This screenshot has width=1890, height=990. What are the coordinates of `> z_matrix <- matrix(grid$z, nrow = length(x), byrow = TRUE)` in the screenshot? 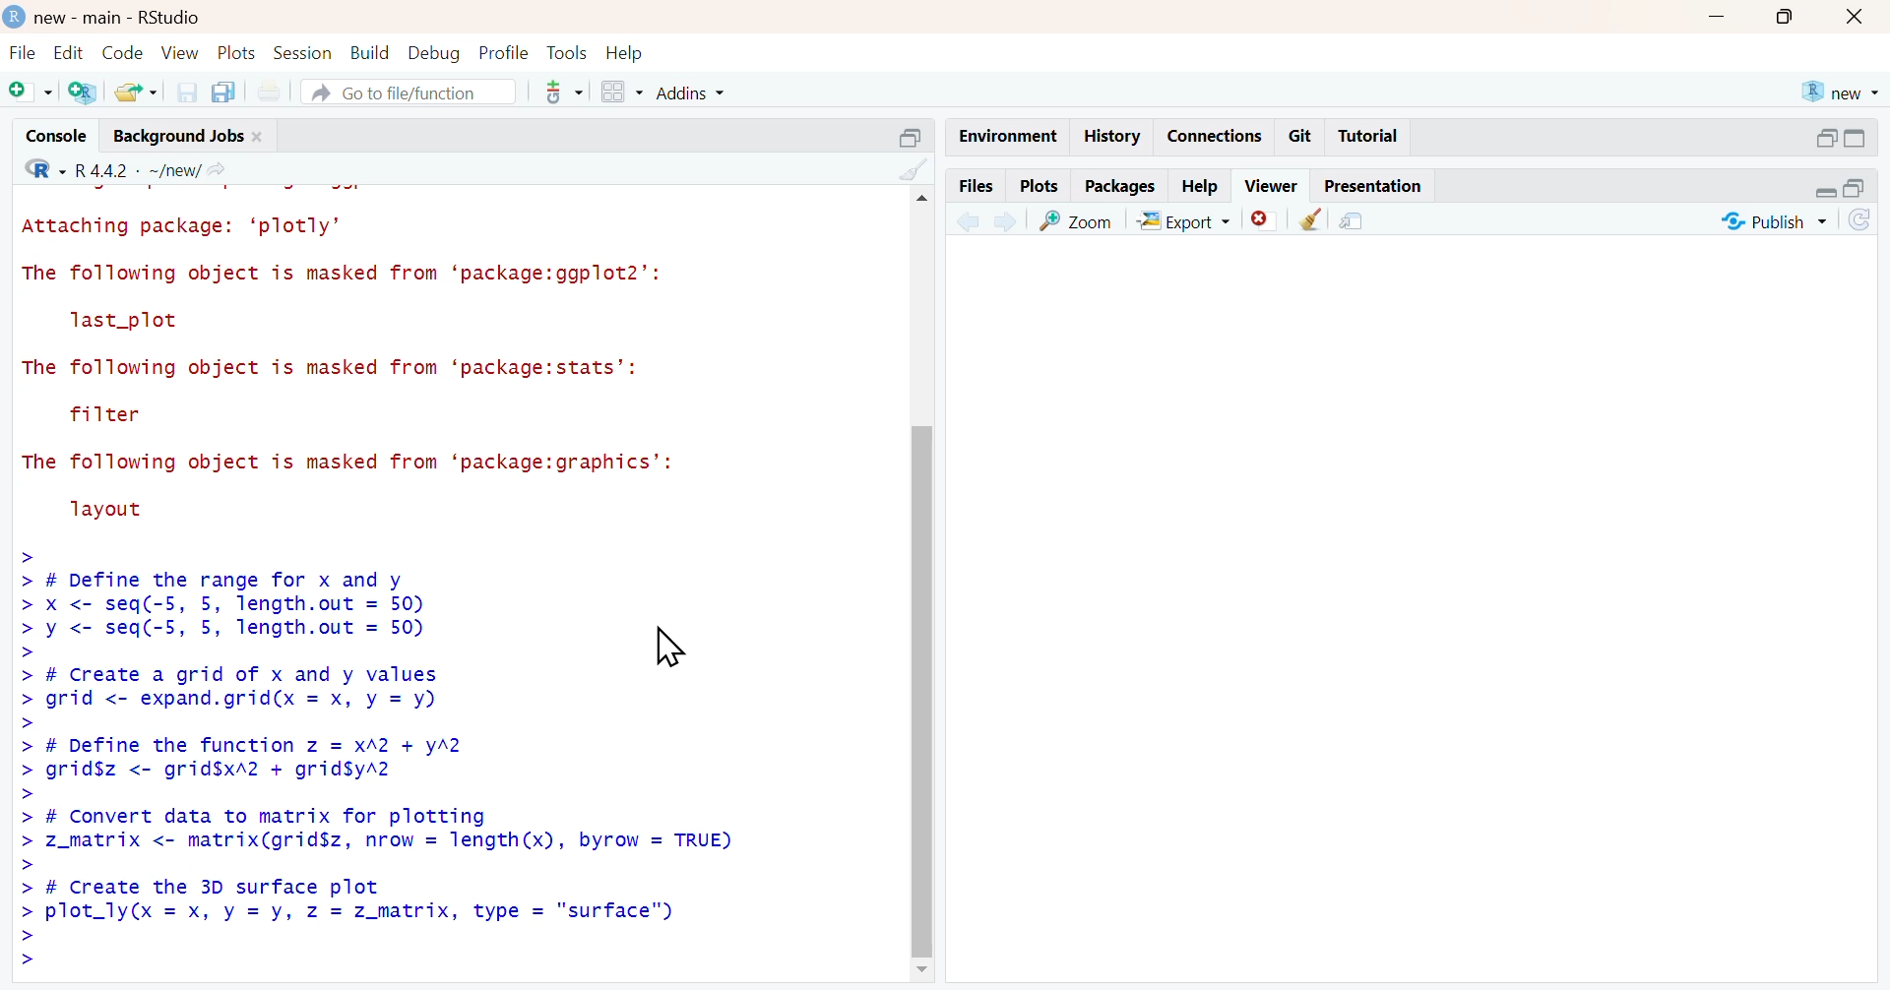 It's located at (377, 844).